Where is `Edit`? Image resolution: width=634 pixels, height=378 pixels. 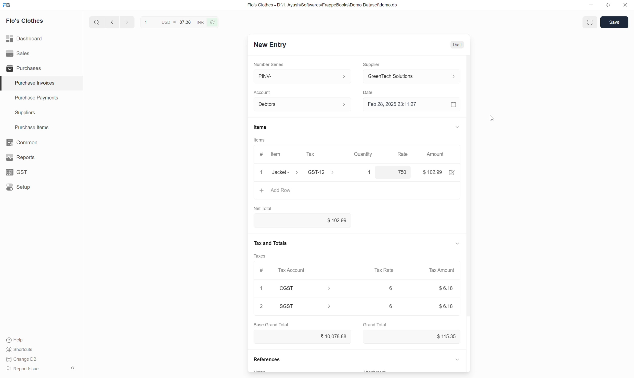 Edit is located at coordinates (452, 172).